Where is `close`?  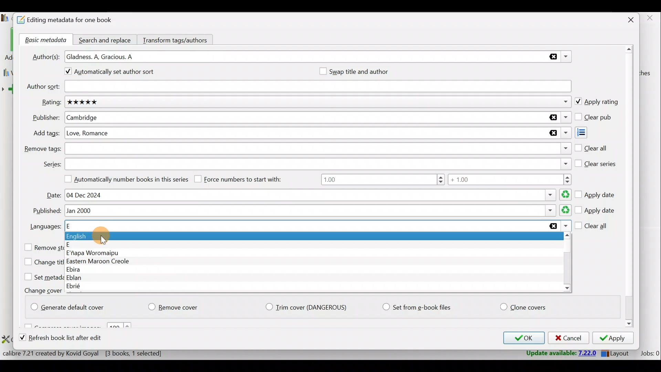
close is located at coordinates (649, 18).